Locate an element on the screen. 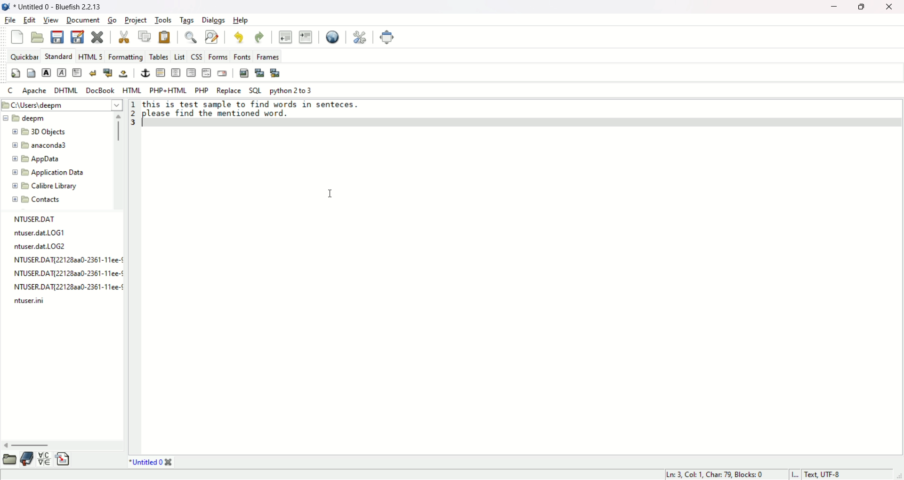 The image size is (904, 480). anaconda3 is located at coordinates (42, 144).